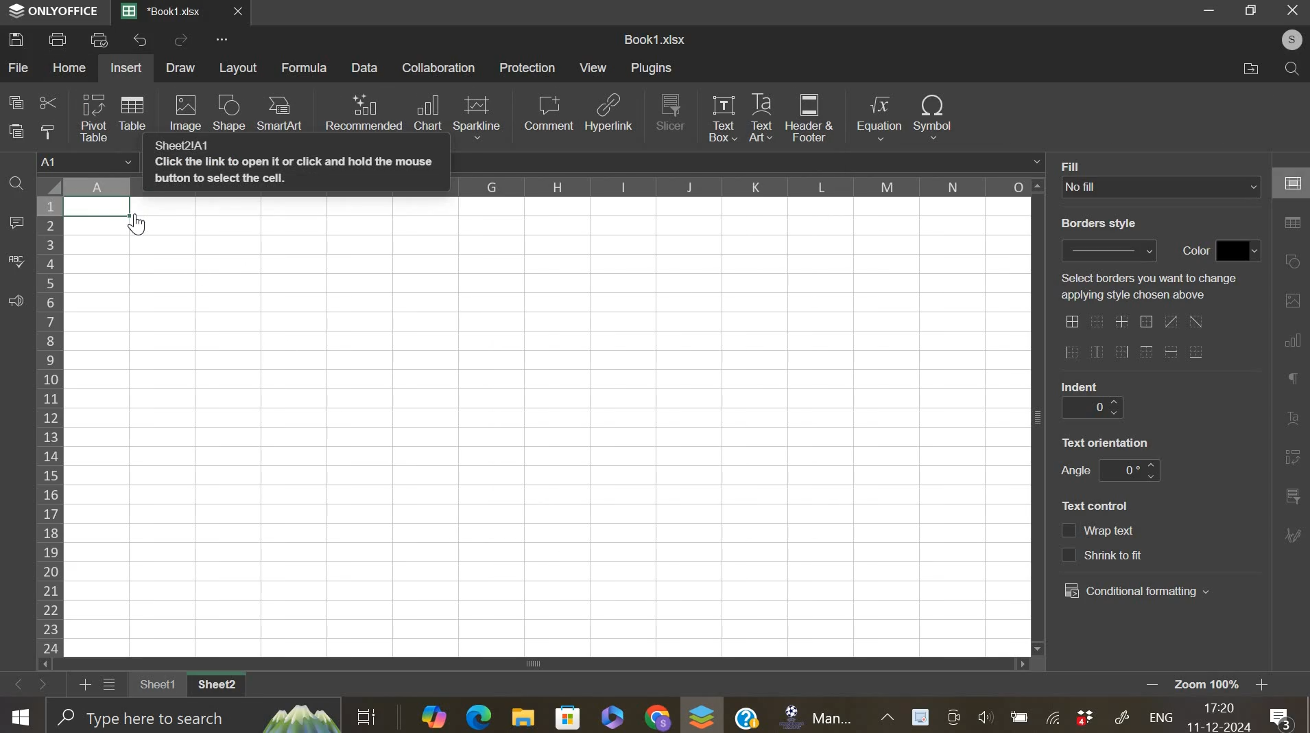  I want to click on border style, so click(1108, 251).